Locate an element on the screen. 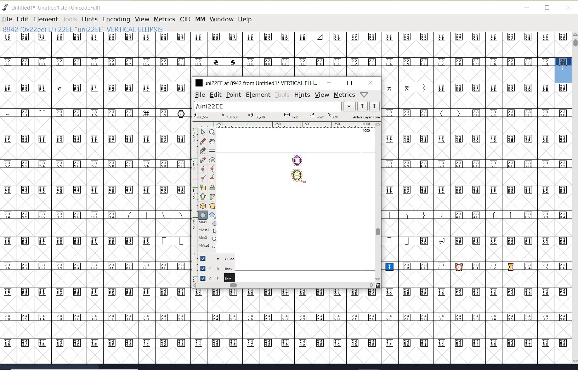 This screenshot has height=370, width=578. active layer is located at coordinates (287, 117).